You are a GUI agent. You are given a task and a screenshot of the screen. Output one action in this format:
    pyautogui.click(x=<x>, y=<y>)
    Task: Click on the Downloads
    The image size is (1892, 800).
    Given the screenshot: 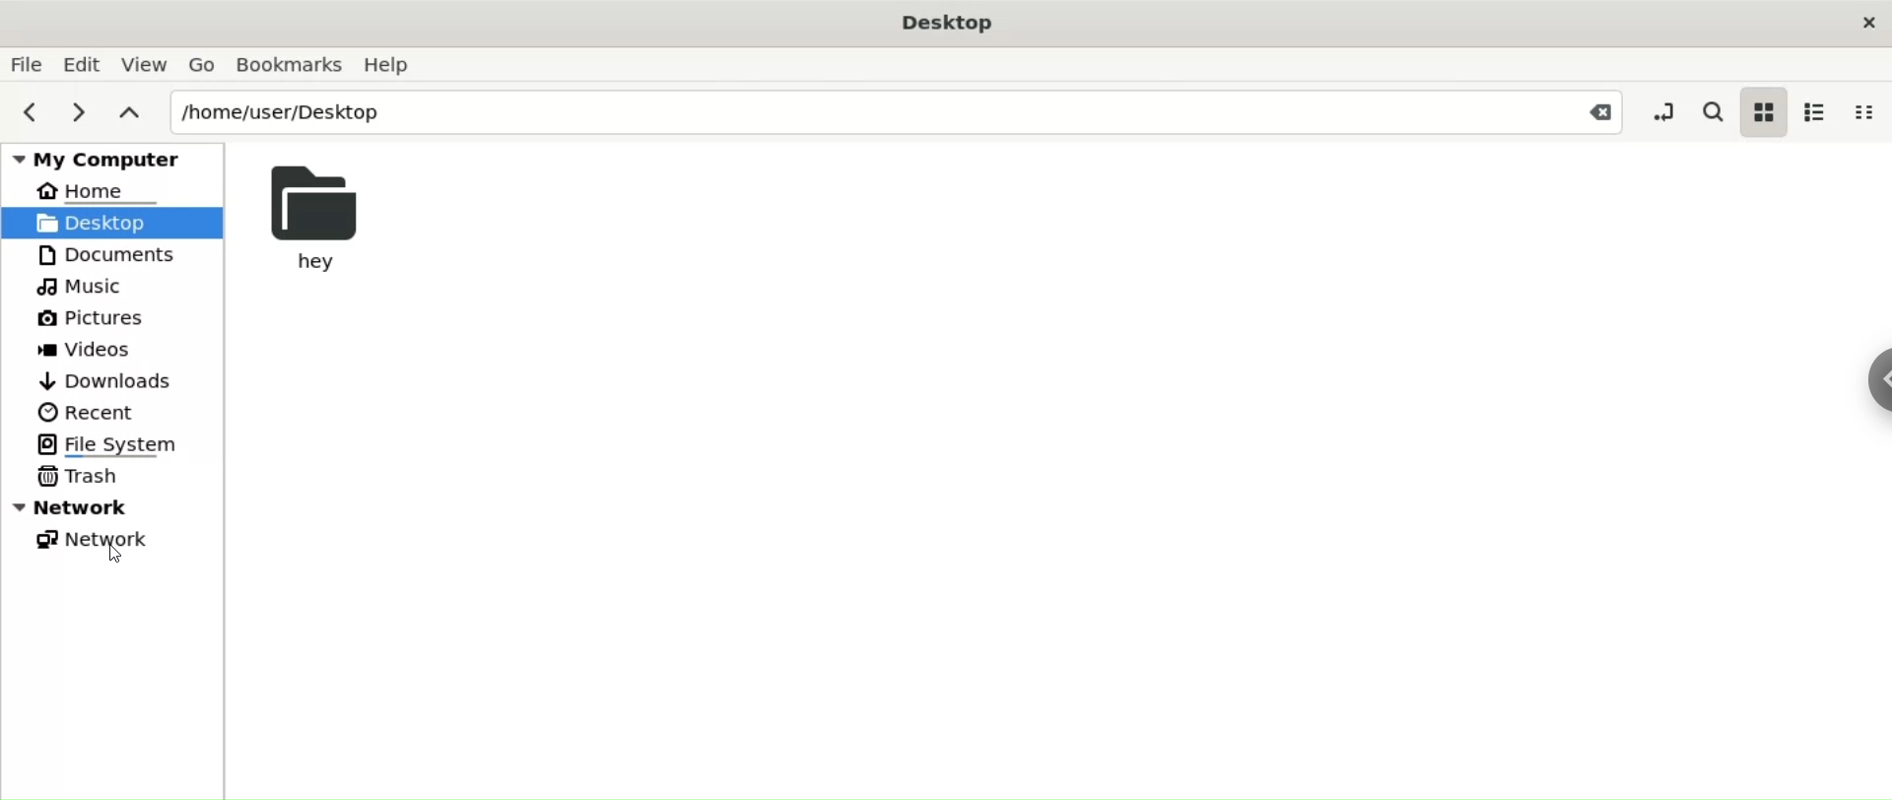 What is the action you would take?
    pyautogui.click(x=106, y=382)
    